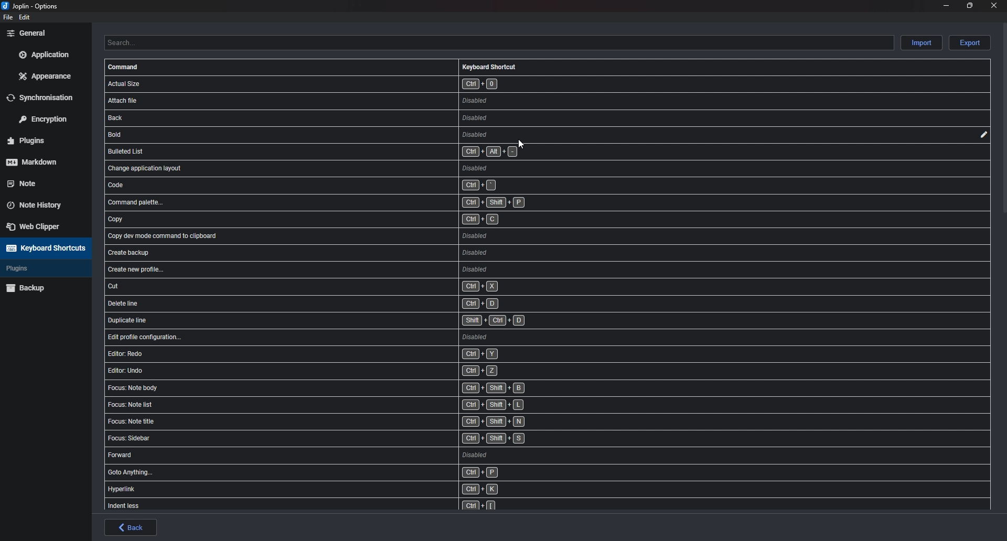 Image resolution: width=1007 pixels, height=541 pixels. What do you see at coordinates (349, 371) in the screenshot?
I see `shortcut` at bounding box center [349, 371].